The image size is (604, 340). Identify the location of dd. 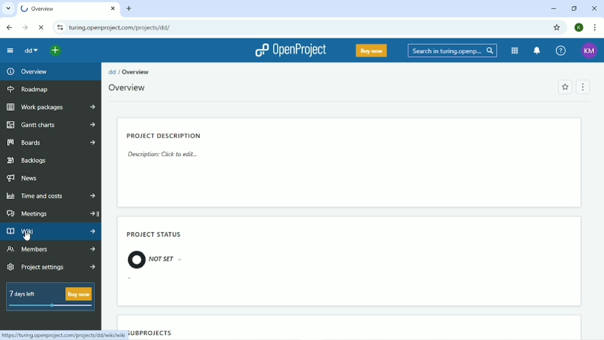
(112, 72).